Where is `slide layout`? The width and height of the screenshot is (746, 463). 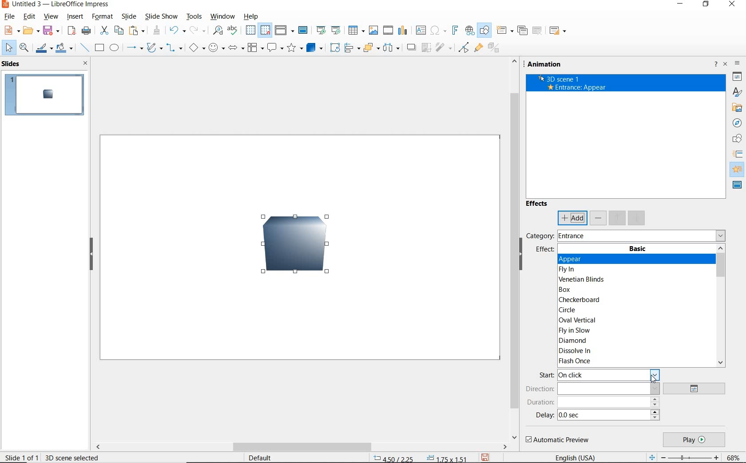 slide layout is located at coordinates (559, 31).